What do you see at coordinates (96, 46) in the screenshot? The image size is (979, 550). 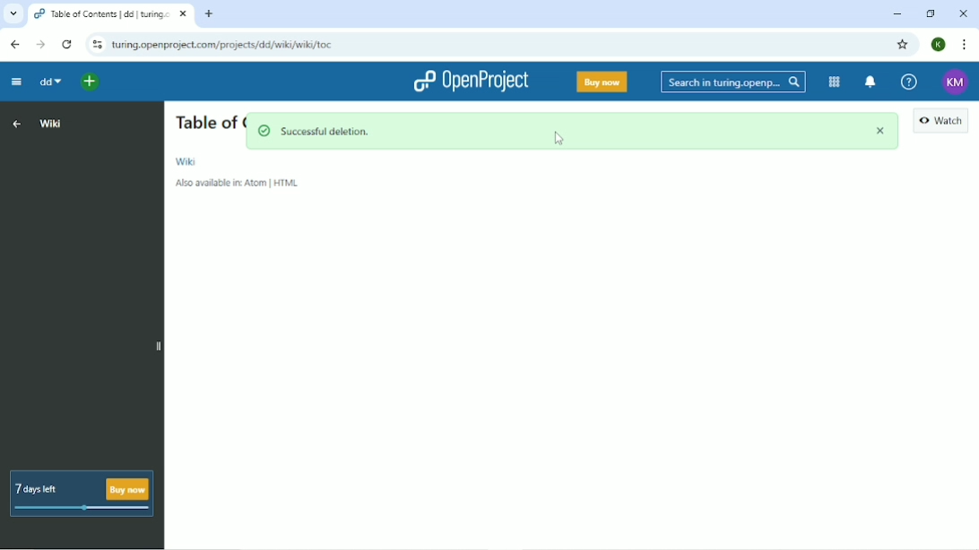 I see `View site information` at bounding box center [96, 46].